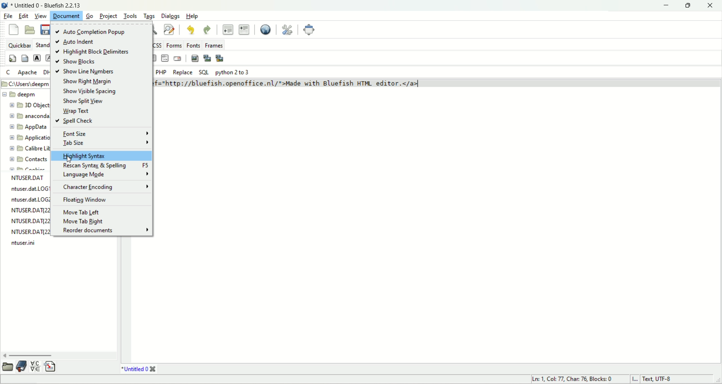 Image resolution: width=722 pixels, height=384 pixels. Describe the element at coordinates (154, 29) in the screenshot. I see `show find bar` at that location.